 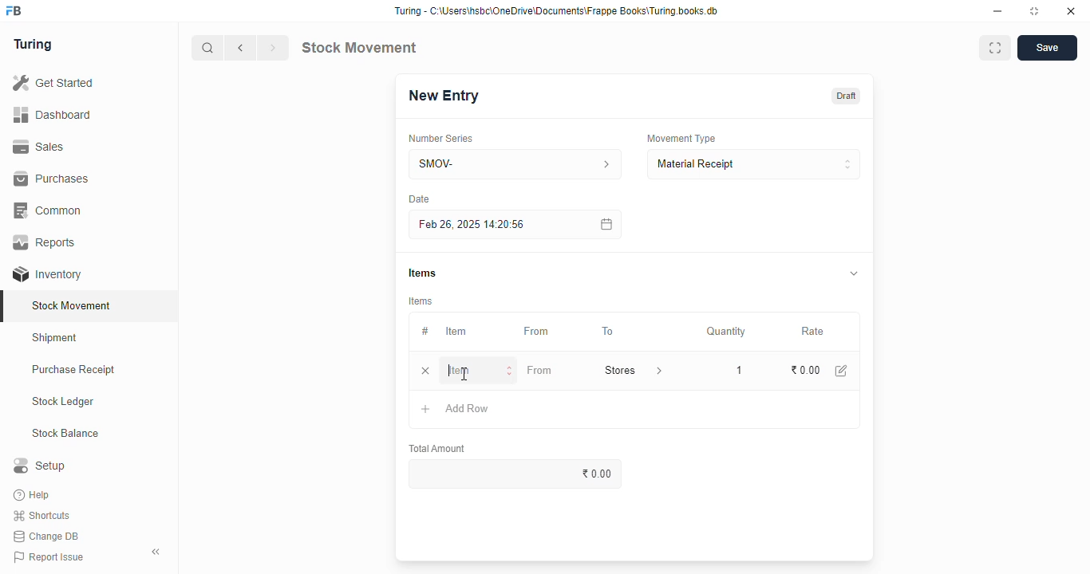 What do you see at coordinates (73, 305) in the screenshot?
I see `stock movement` at bounding box center [73, 305].